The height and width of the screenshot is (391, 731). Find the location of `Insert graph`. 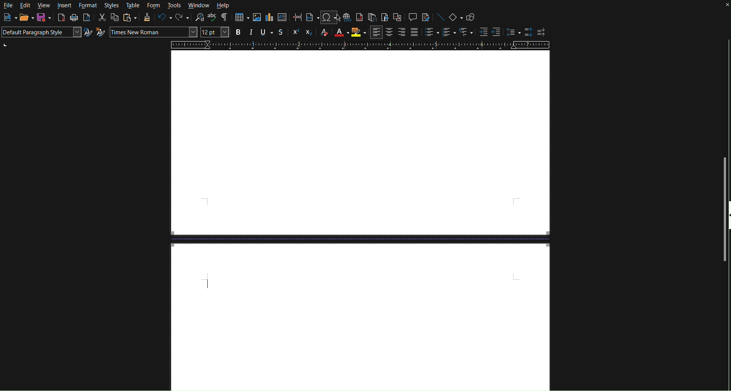

Insert graph is located at coordinates (269, 18).